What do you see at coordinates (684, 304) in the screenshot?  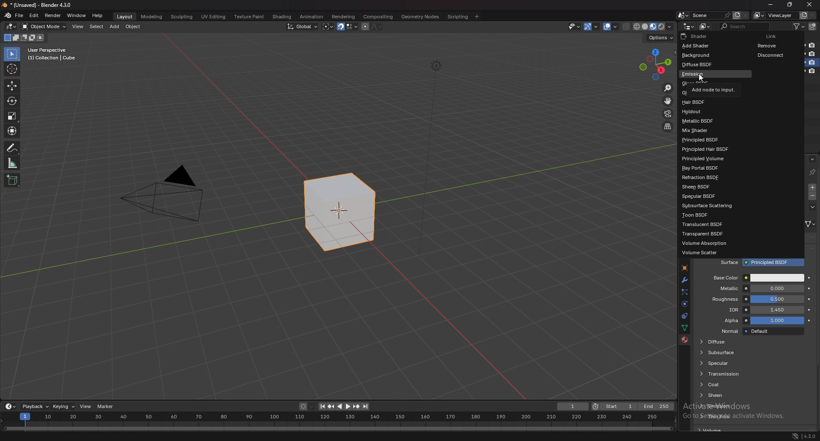 I see `physics` at bounding box center [684, 304].